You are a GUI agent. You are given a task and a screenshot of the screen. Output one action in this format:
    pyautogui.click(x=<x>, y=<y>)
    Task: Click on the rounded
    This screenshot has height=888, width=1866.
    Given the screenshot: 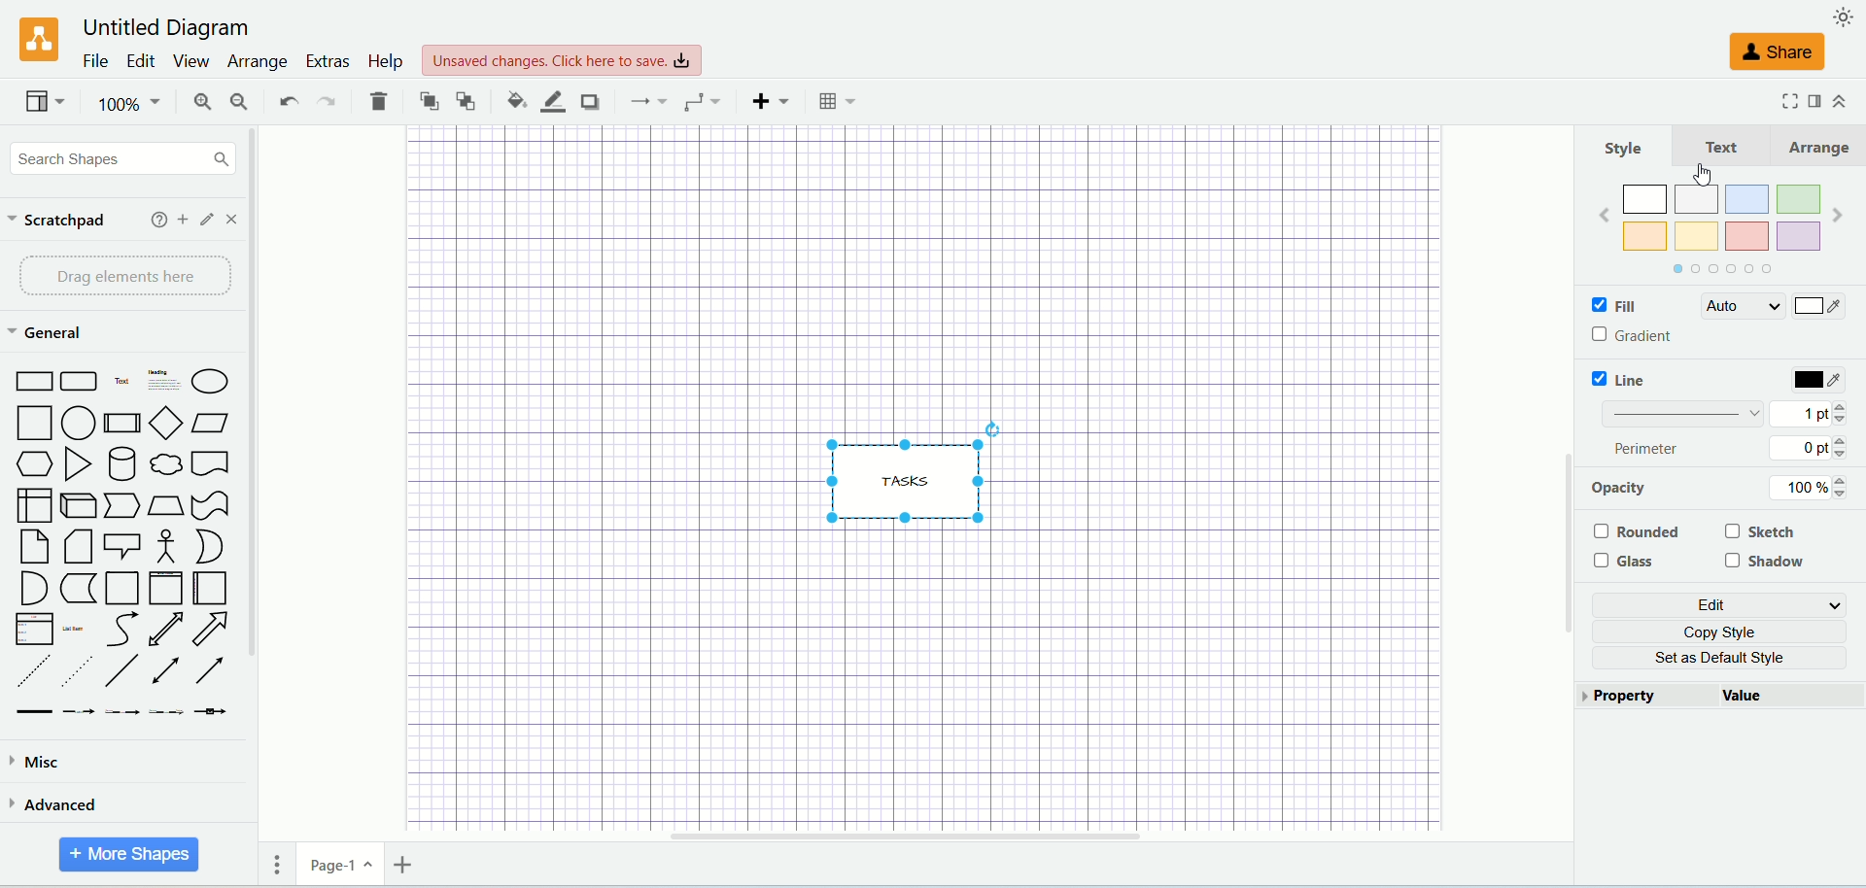 What is the action you would take?
    pyautogui.click(x=1636, y=532)
    